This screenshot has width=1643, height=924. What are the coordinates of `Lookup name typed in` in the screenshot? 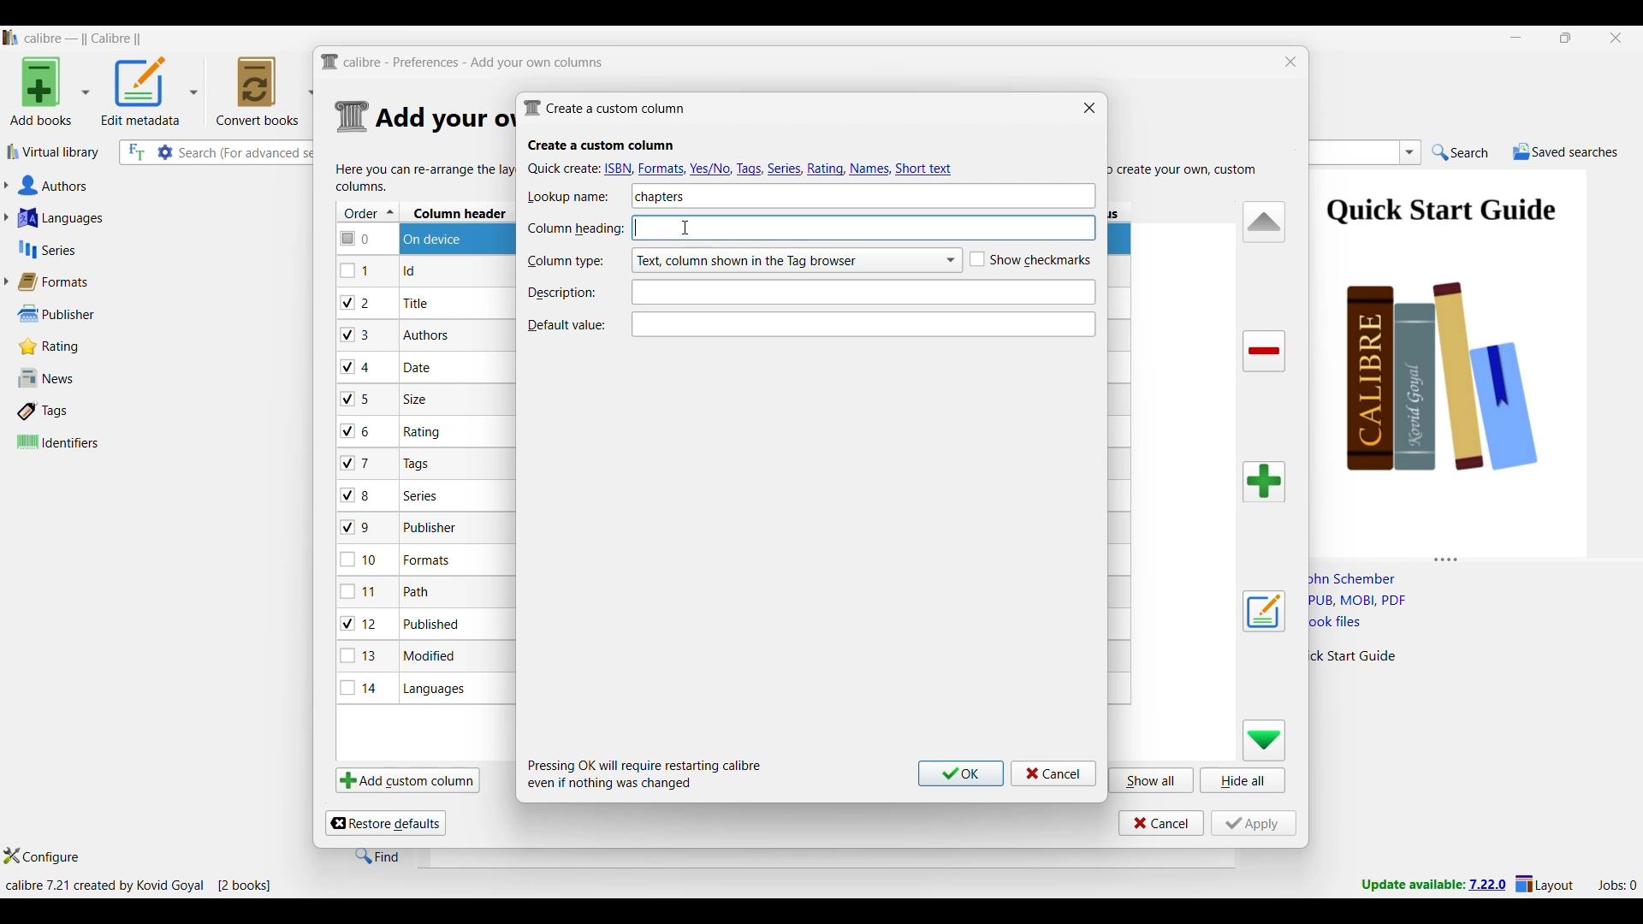 It's located at (661, 196).